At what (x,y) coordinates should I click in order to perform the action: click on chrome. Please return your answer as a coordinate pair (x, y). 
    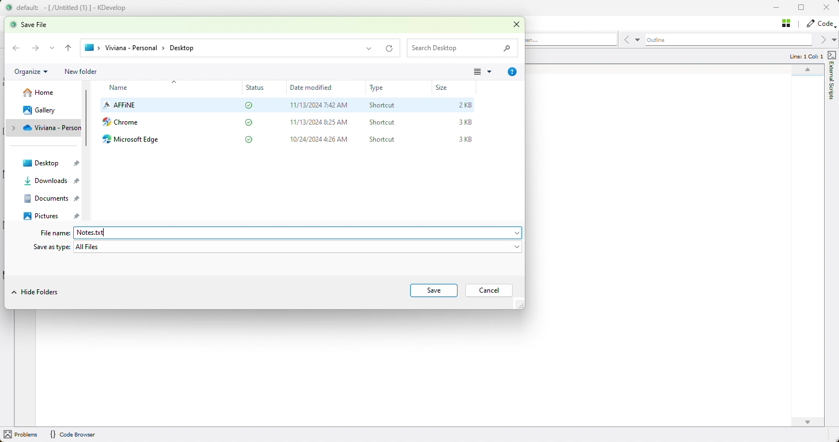
    Looking at the image, I should click on (121, 123).